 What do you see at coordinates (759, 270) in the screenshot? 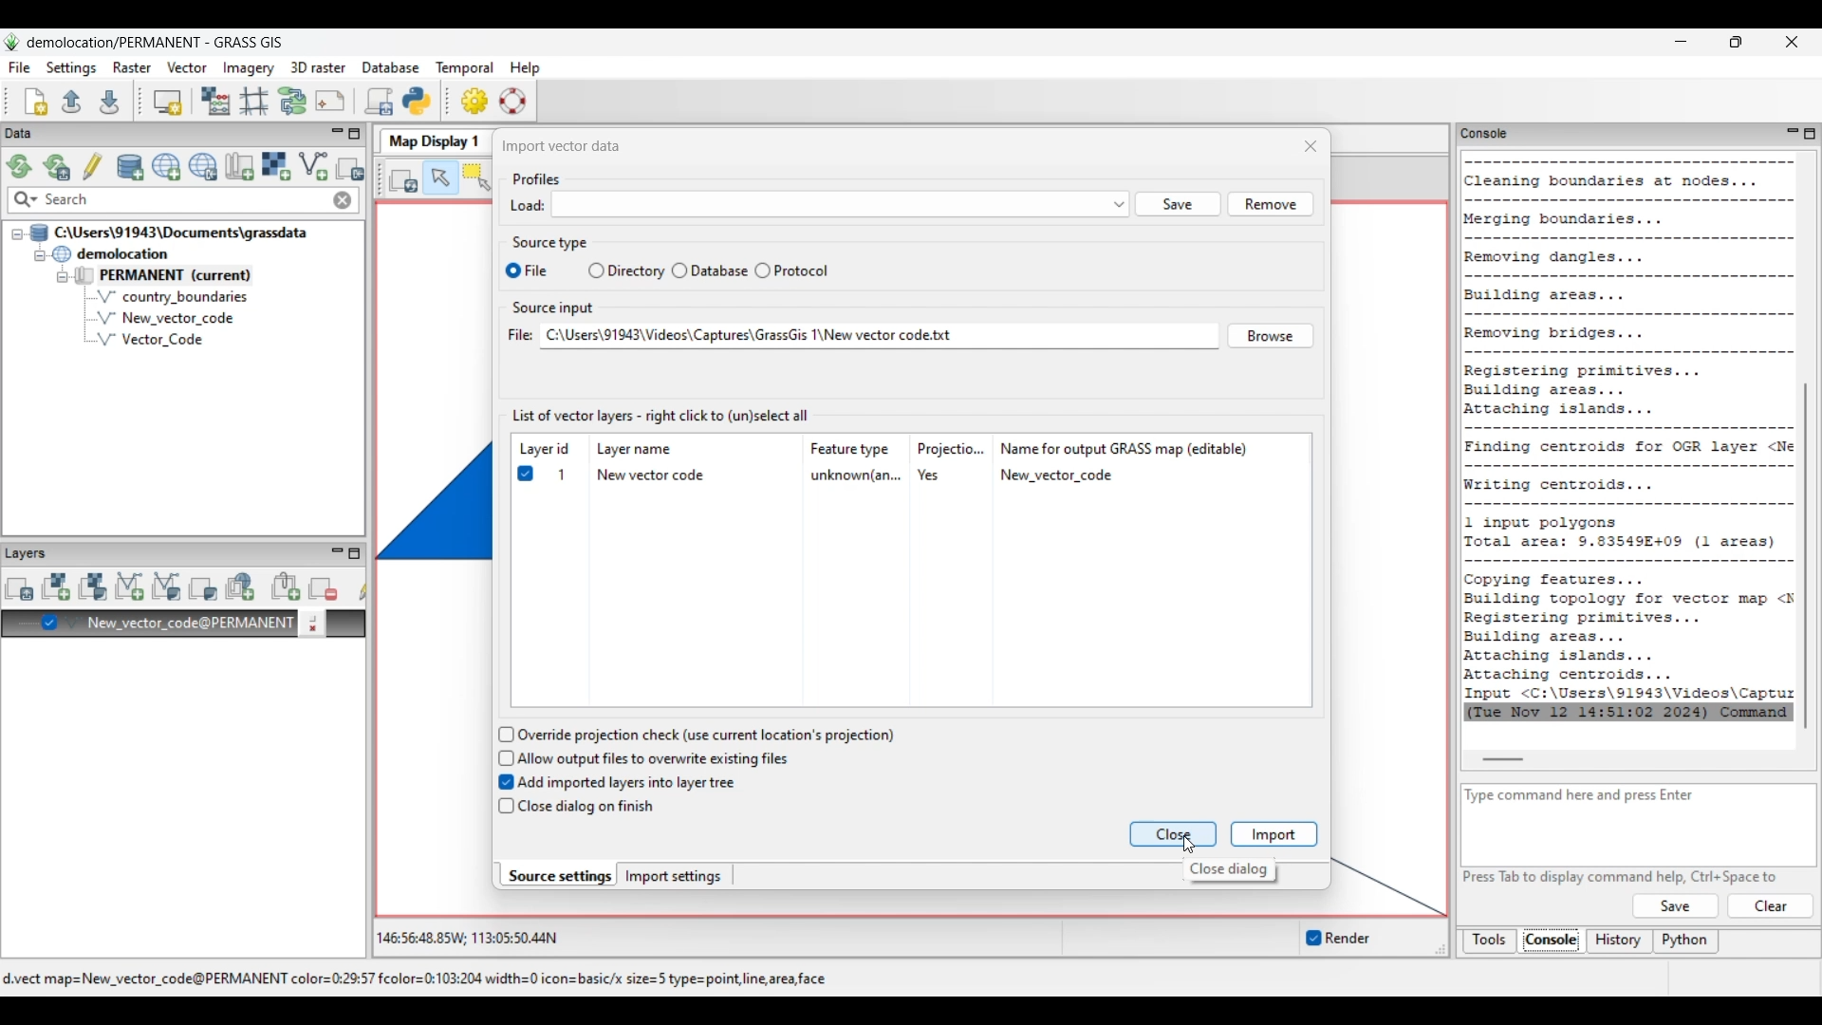
I see `select` at bounding box center [759, 270].